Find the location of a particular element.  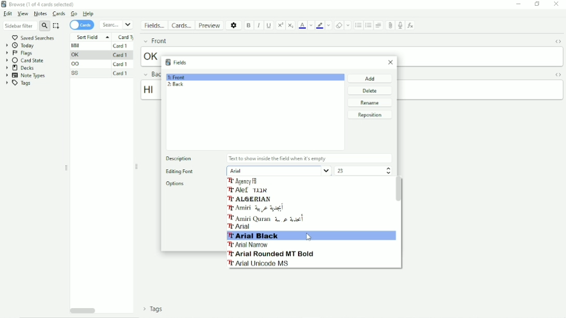

Card type is located at coordinates (126, 37).